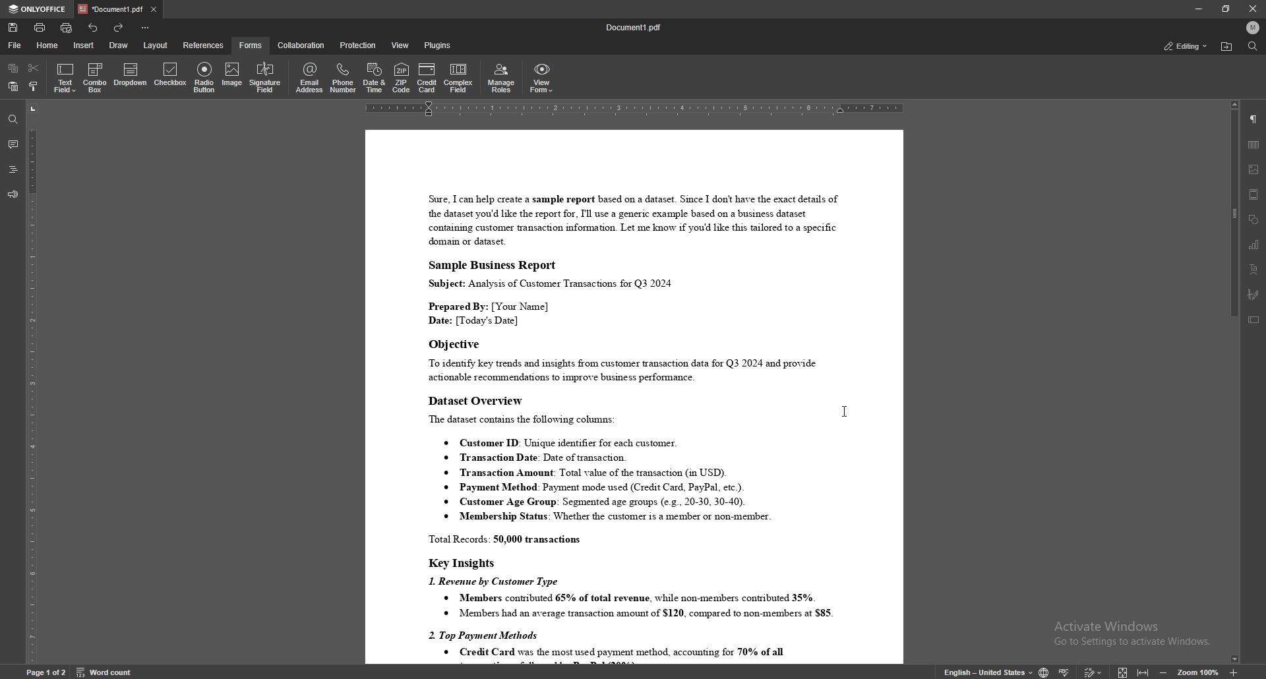 Image resolution: width=1266 pixels, height=679 pixels. Describe the element at coordinates (13, 69) in the screenshot. I see `copy` at that location.